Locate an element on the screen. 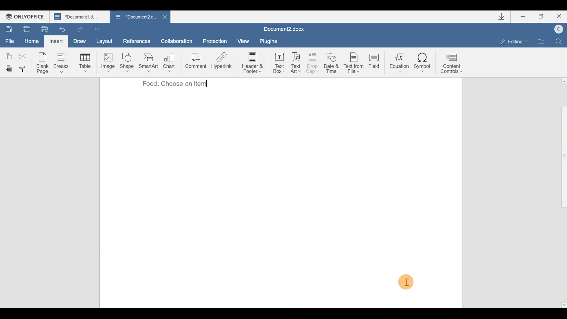 The height and width of the screenshot is (319, 567). Header & footer is located at coordinates (250, 62).